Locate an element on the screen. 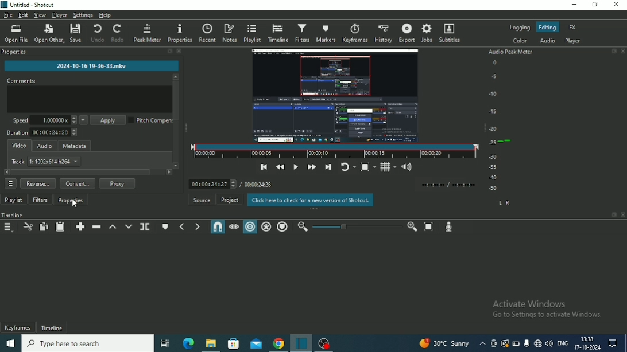 Image resolution: width=627 pixels, height=352 pixels. Close is located at coordinates (616, 4).